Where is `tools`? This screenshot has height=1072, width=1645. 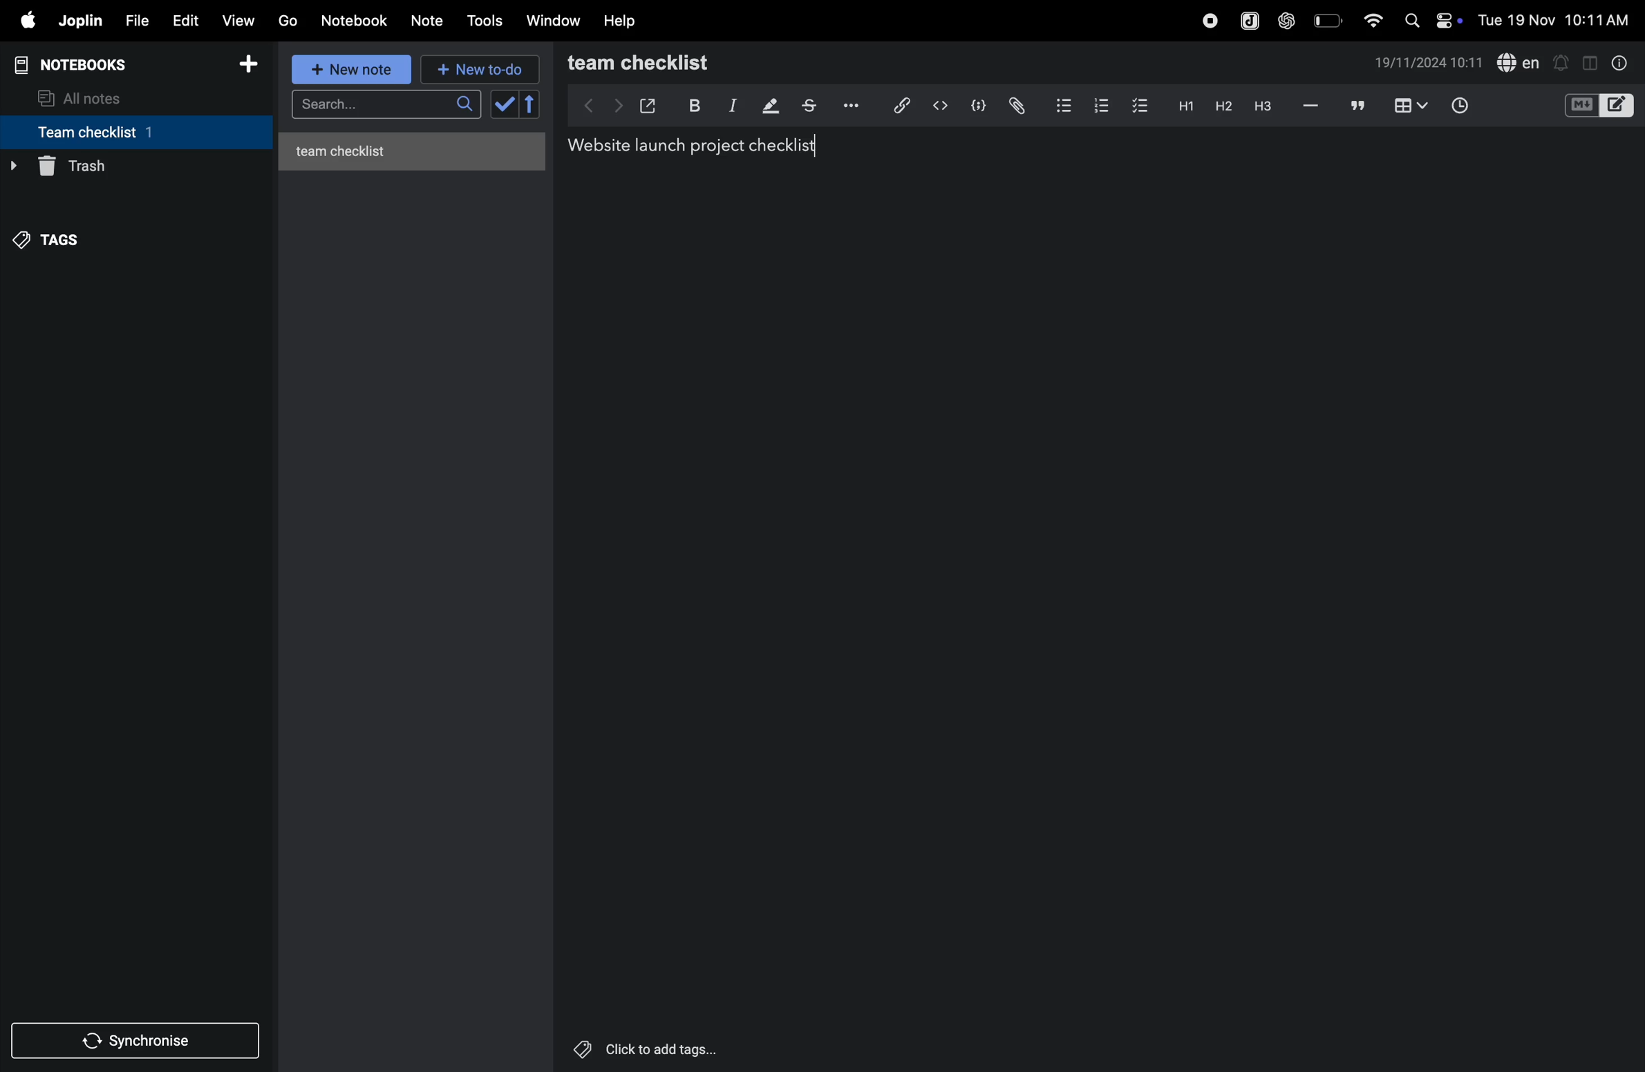 tools is located at coordinates (487, 21).